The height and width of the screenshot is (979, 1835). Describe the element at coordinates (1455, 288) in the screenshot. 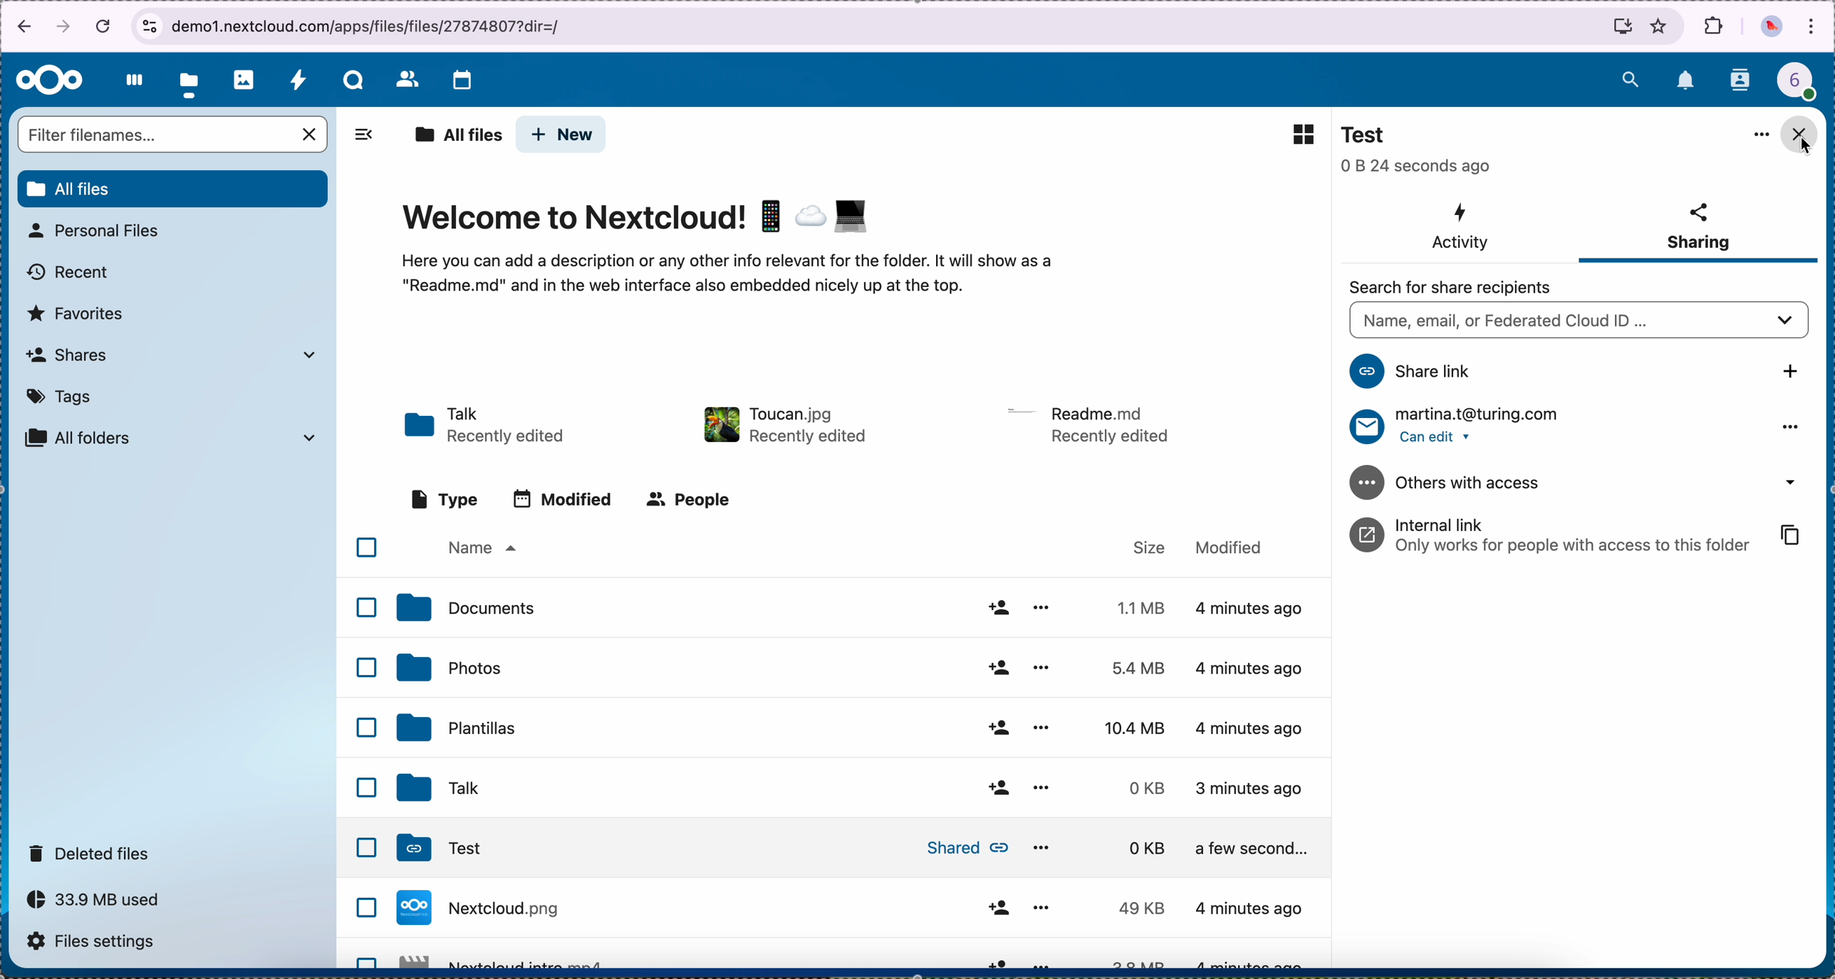

I see `search` at that location.